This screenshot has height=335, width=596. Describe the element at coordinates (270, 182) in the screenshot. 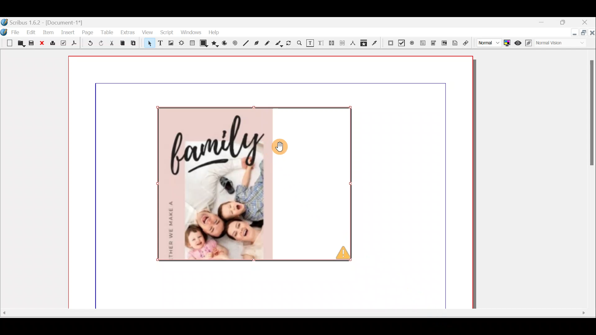

I see `Canvas` at that location.